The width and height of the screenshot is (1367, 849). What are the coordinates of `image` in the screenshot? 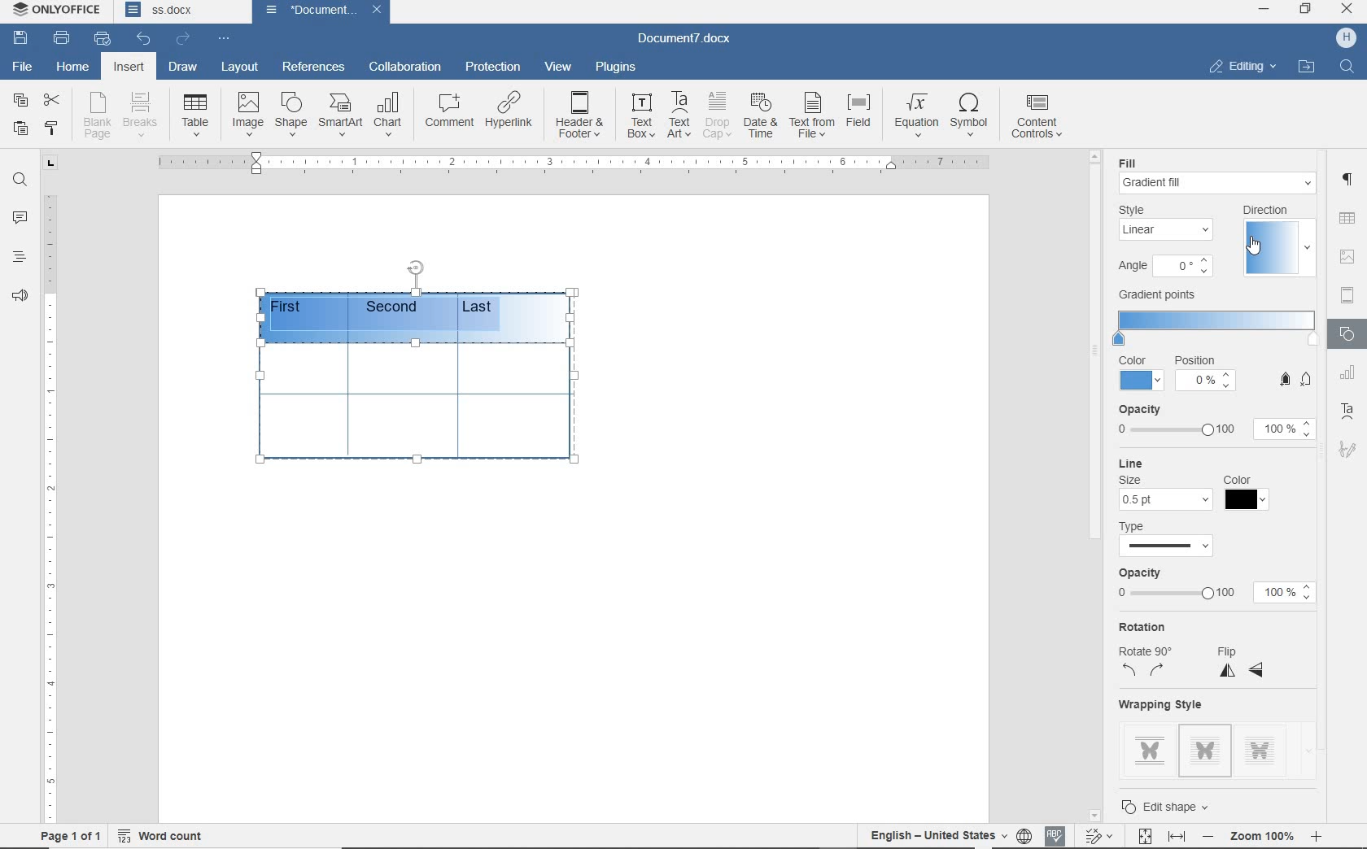 It's located at (249, 115).